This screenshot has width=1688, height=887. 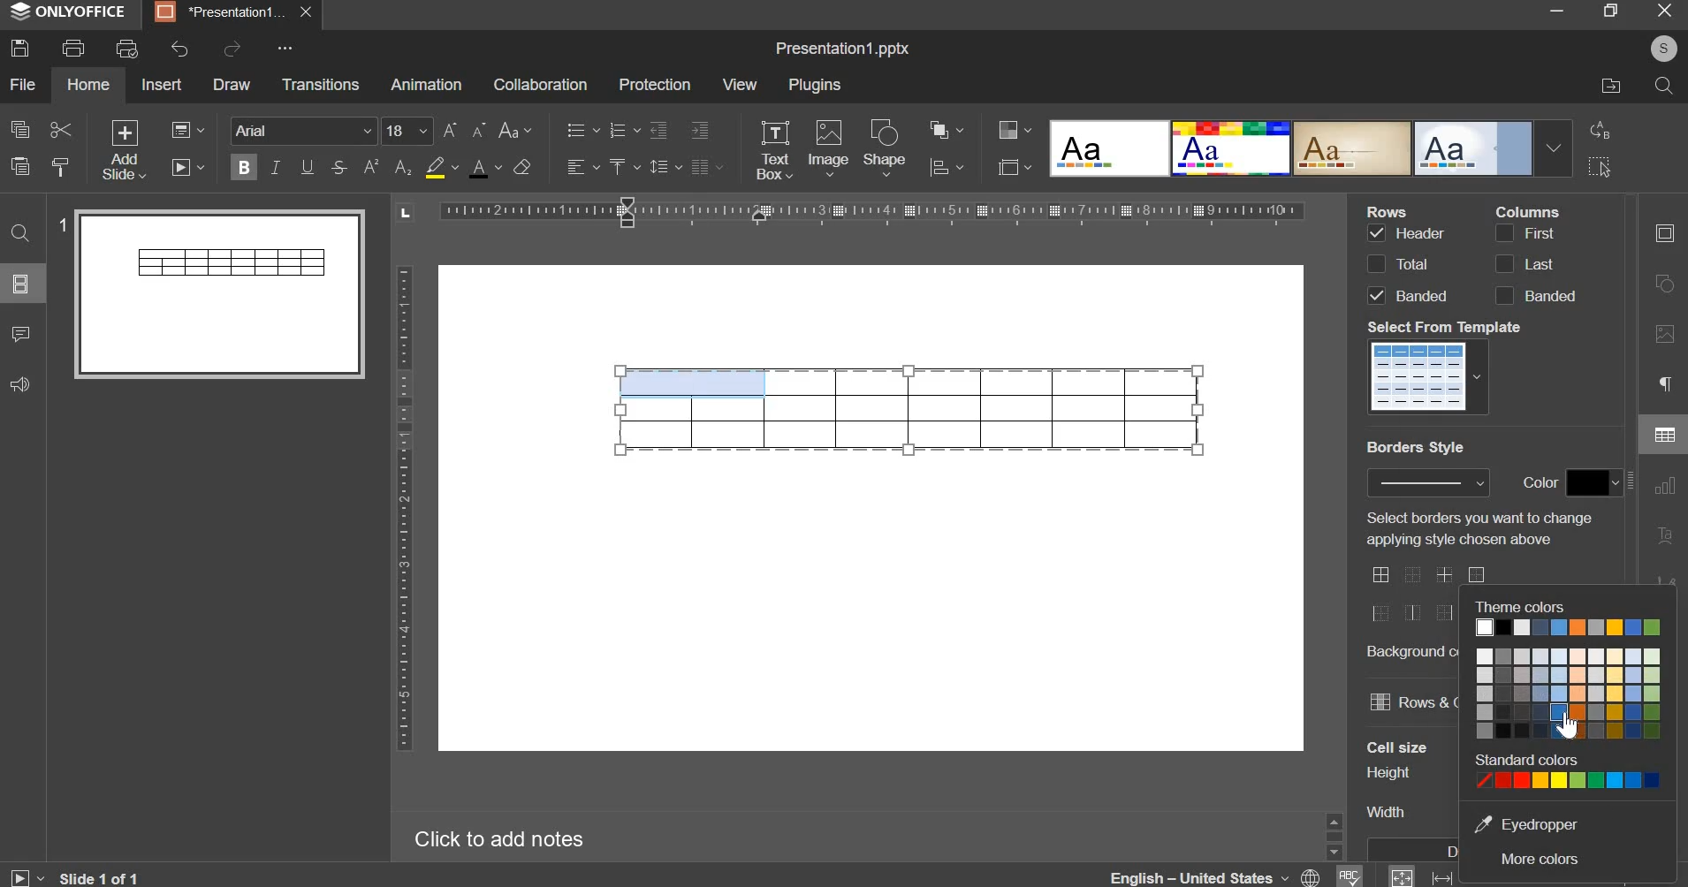 I want to click on file location, so click(x=1611, y=84).